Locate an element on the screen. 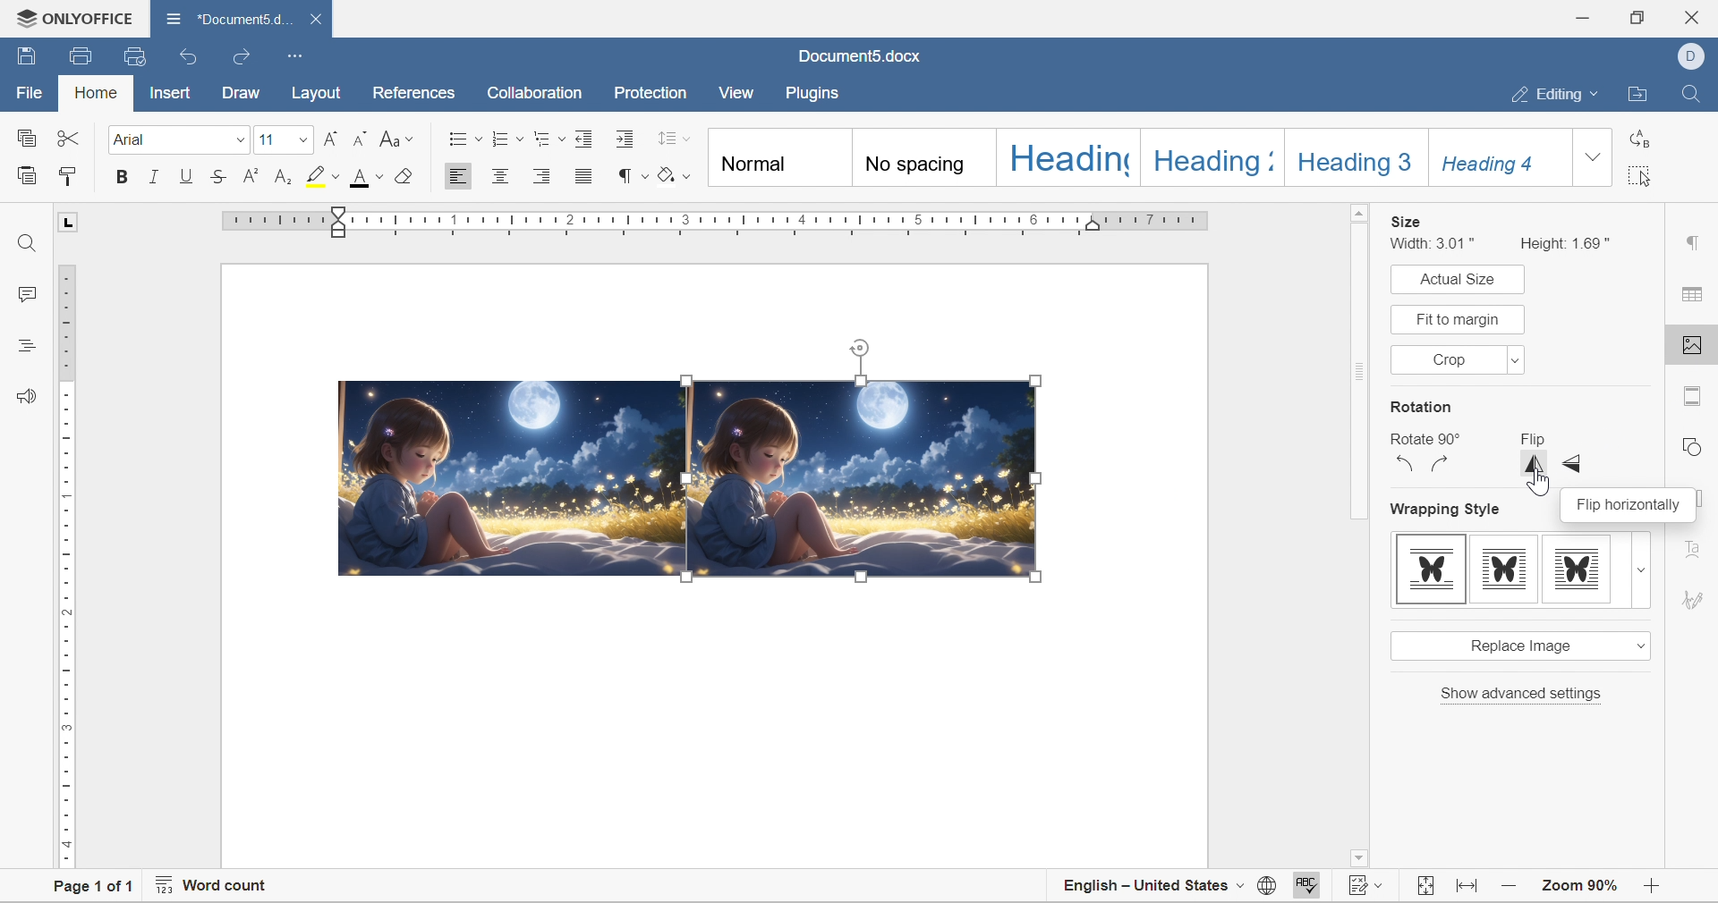 Image resolution: width=1718 pixels, height=903 pixels. customize quick access toolbar is located at coordinates (296, 56).